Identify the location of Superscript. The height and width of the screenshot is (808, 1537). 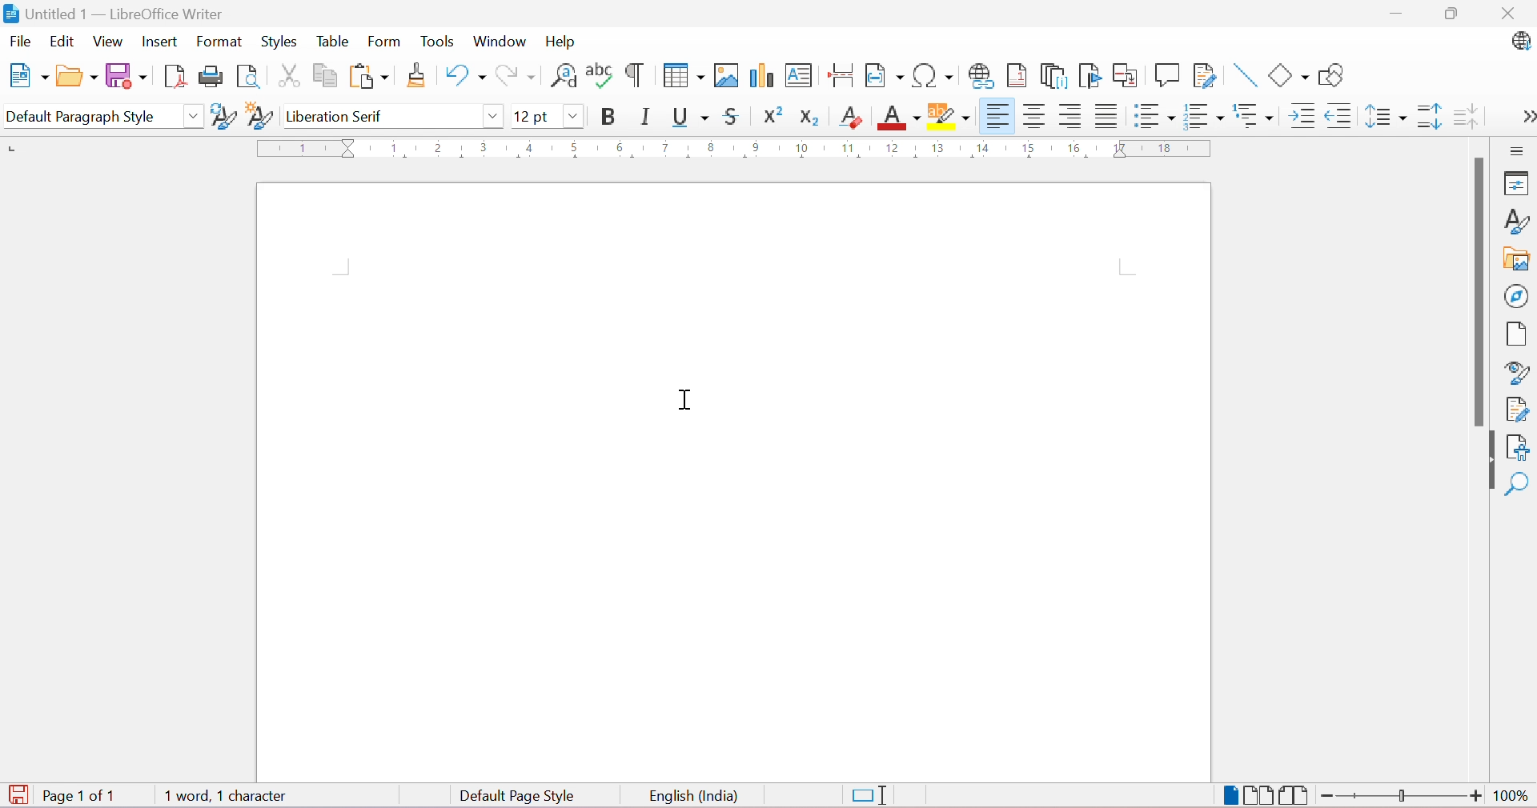
(769, 115).